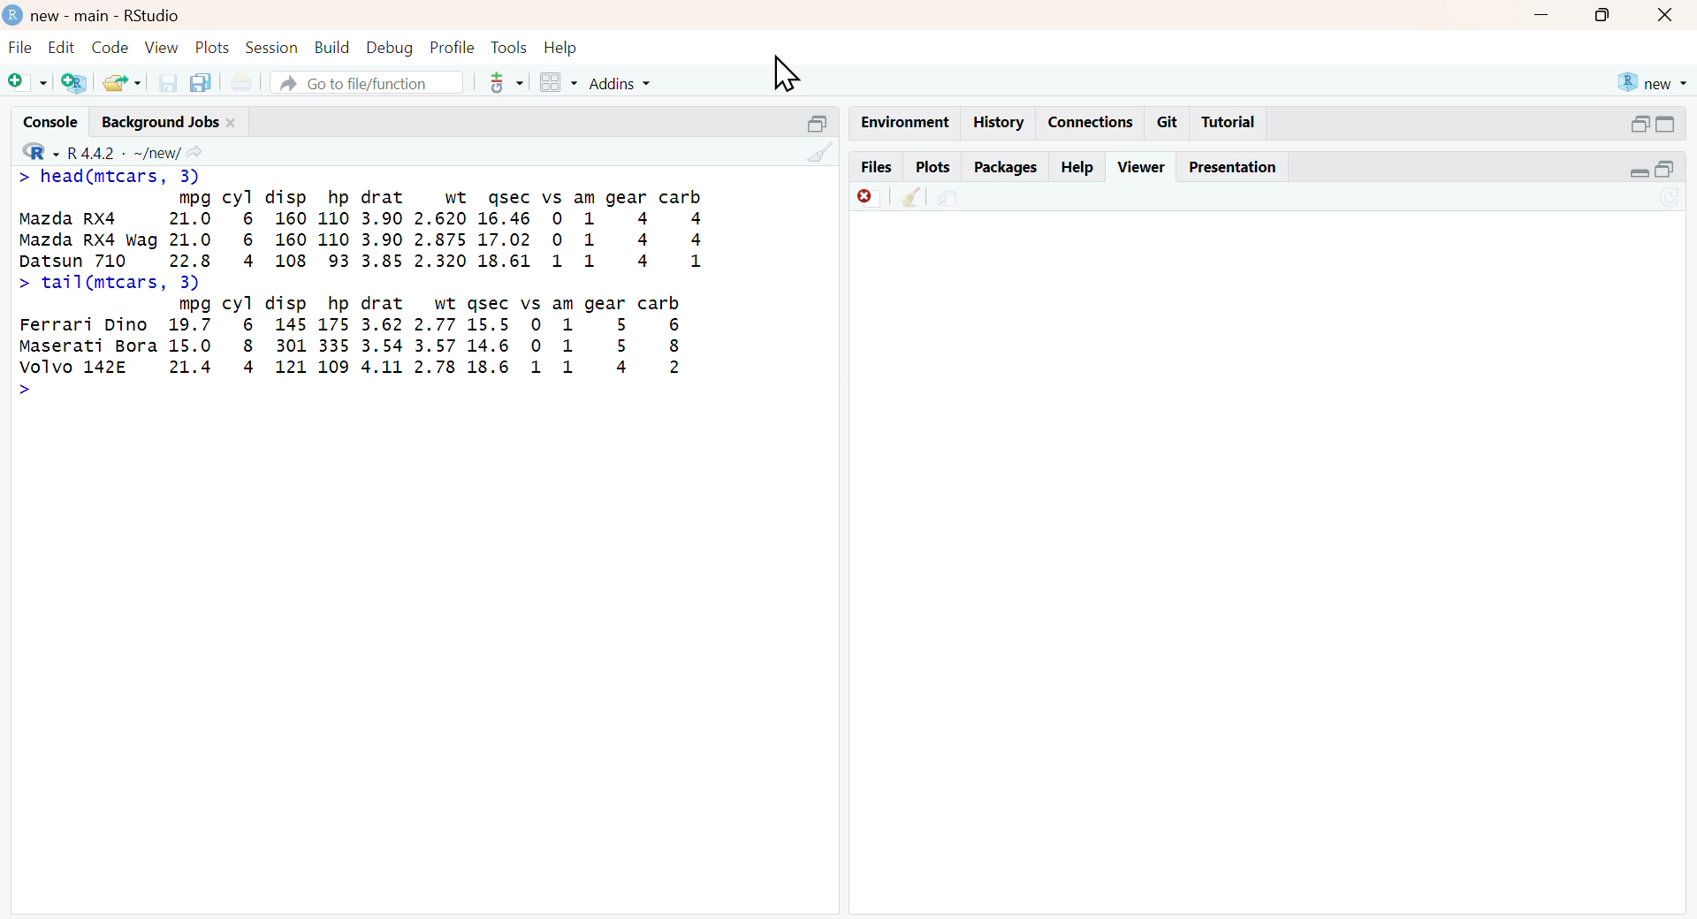 The width and height of the screenshot is (1697, 919). I want to click on New file, so click(23, 79).